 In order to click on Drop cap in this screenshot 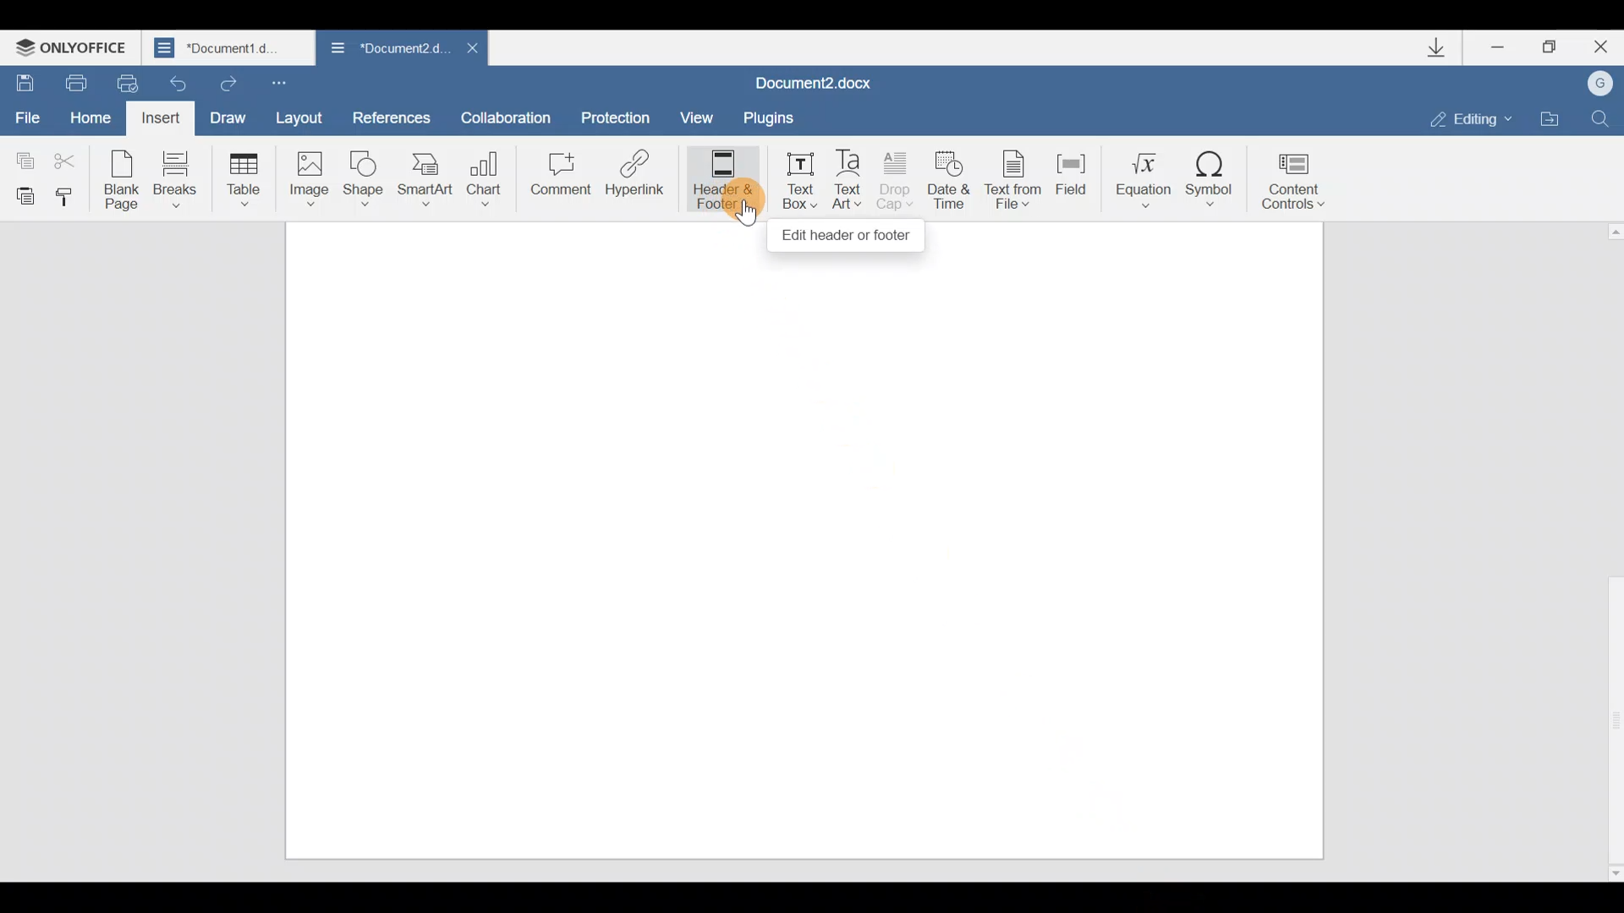, I will do `click(900, 179)`.